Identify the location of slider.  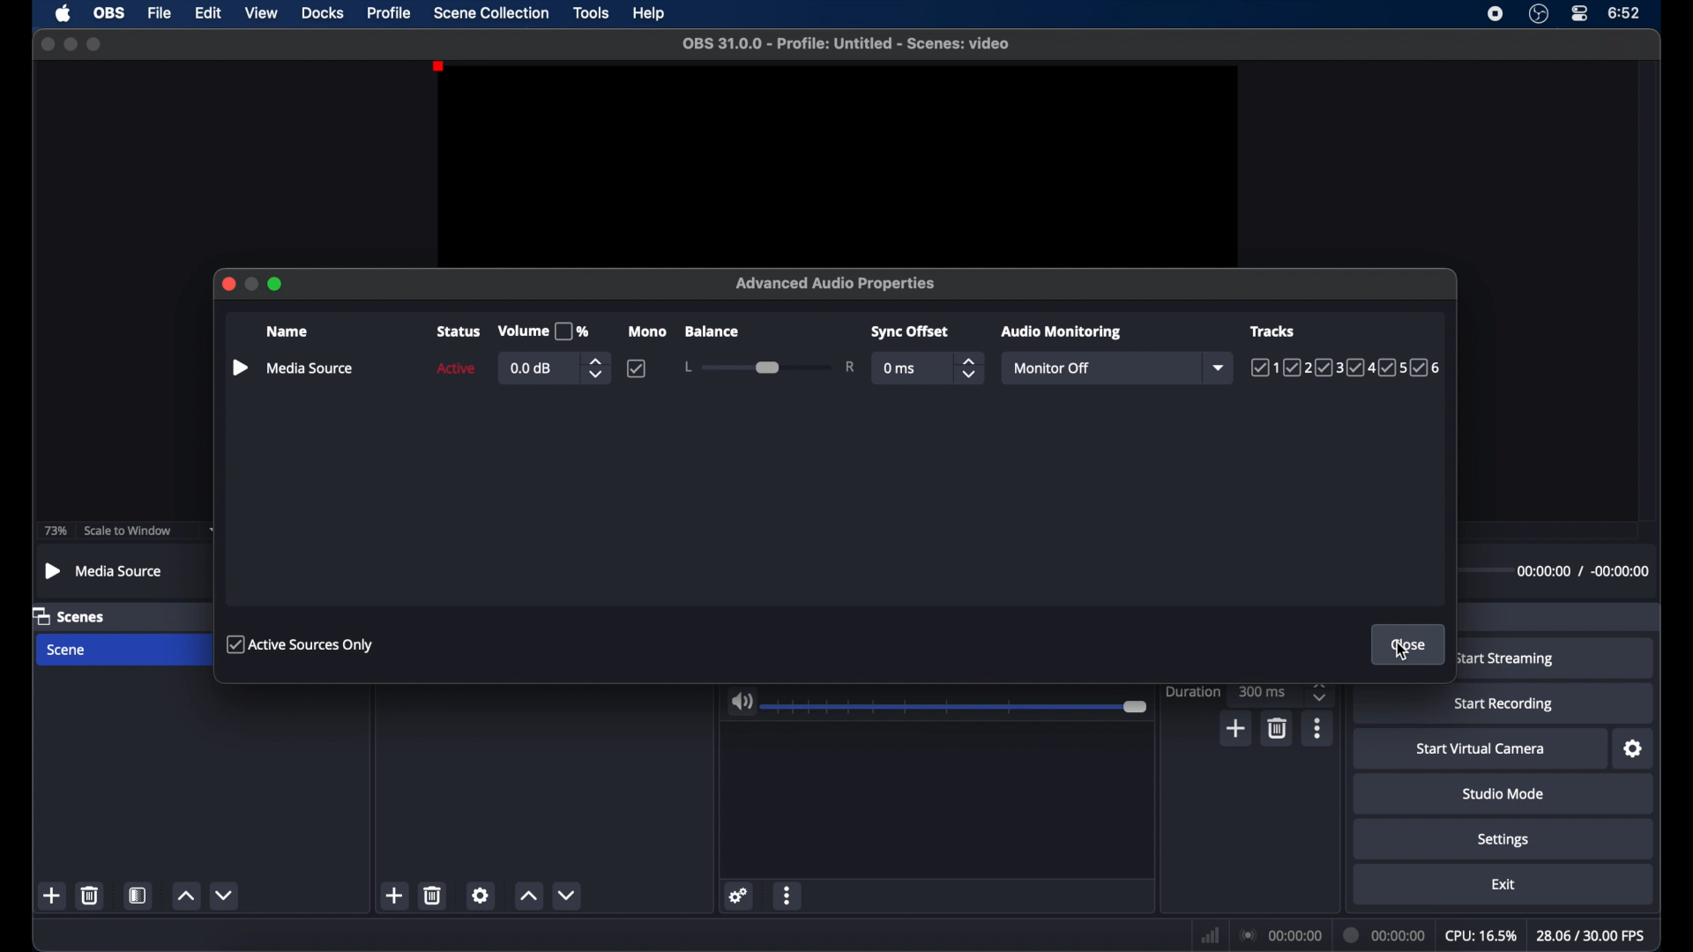
(771, 367).